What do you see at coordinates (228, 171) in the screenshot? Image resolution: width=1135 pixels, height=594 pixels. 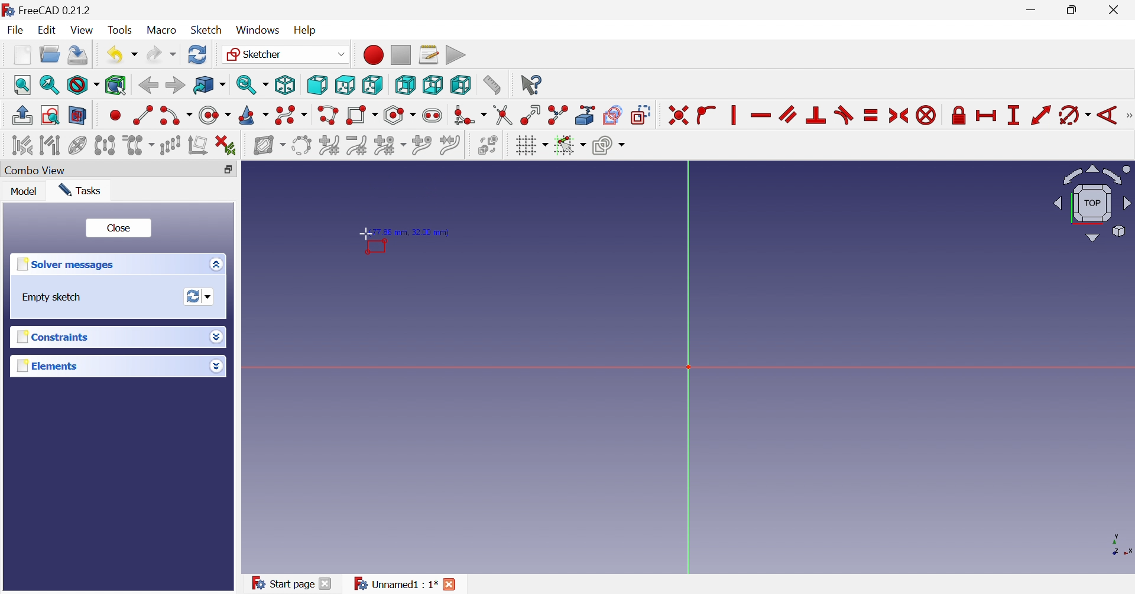 I see `Restore down` at bounding box center [228, 171].